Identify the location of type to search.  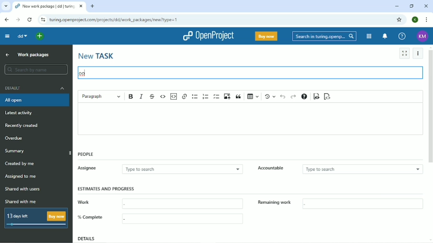
(365, 169).